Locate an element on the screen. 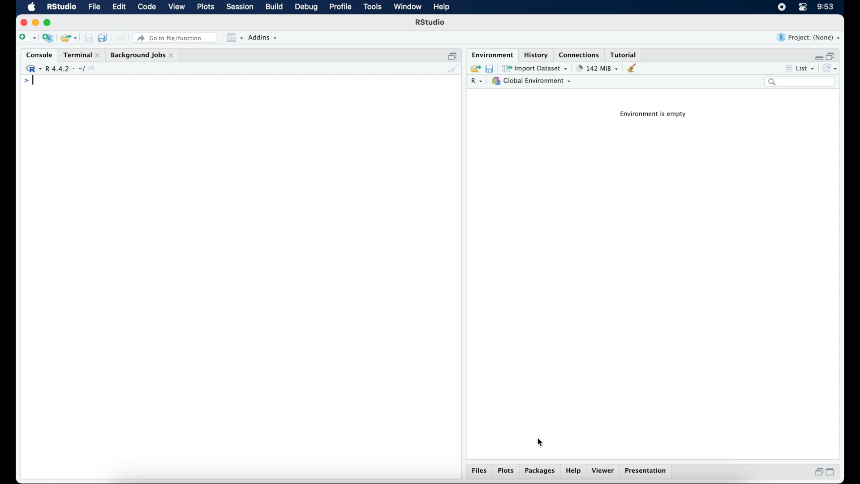  code is located at coordinates (147, 7).